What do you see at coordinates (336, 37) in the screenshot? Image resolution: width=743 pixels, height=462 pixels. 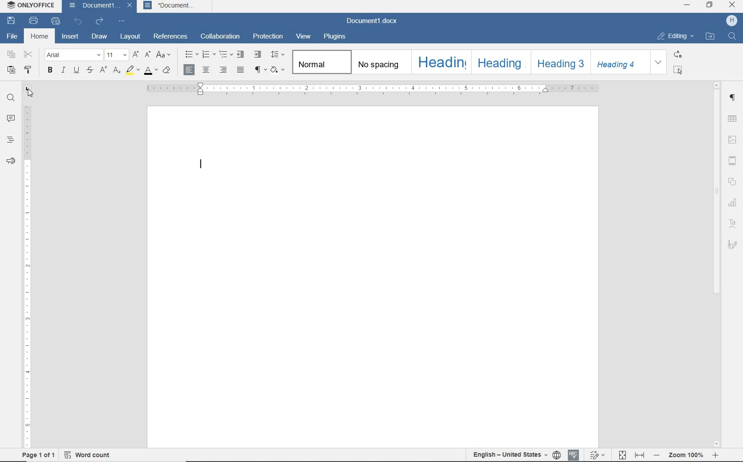 I see `PLUGINS` at bounding box center [336, 37].